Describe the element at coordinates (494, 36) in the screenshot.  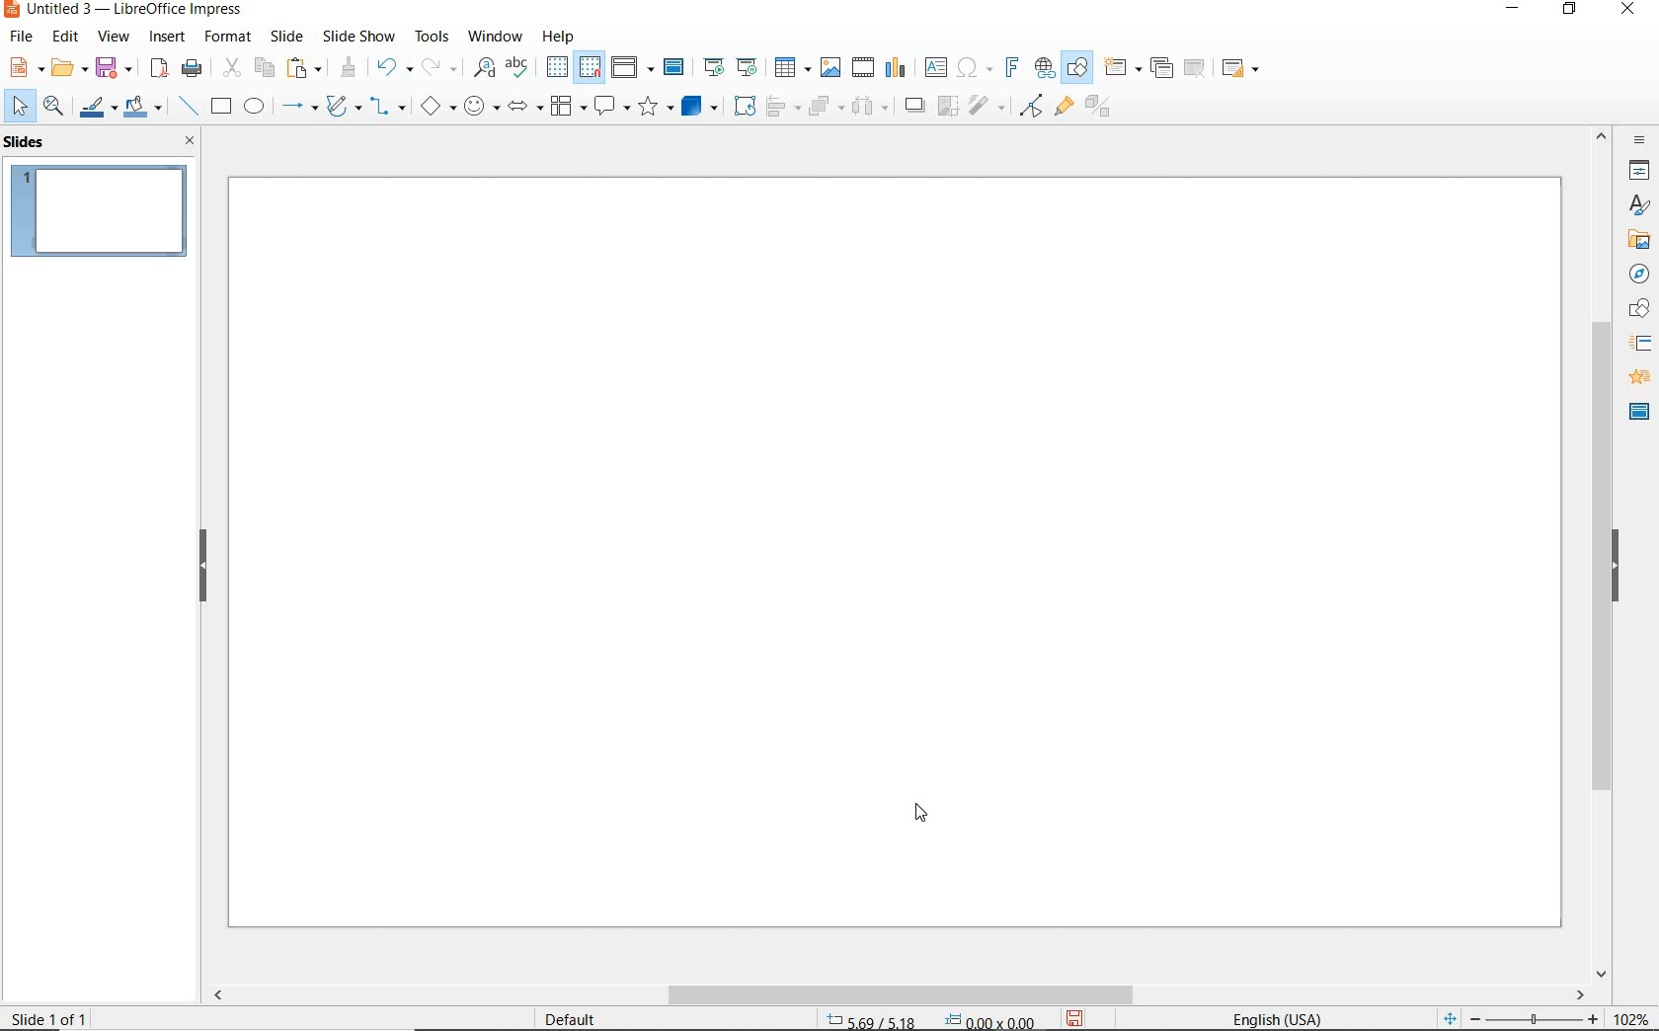
I see `WINDOW` at that location.